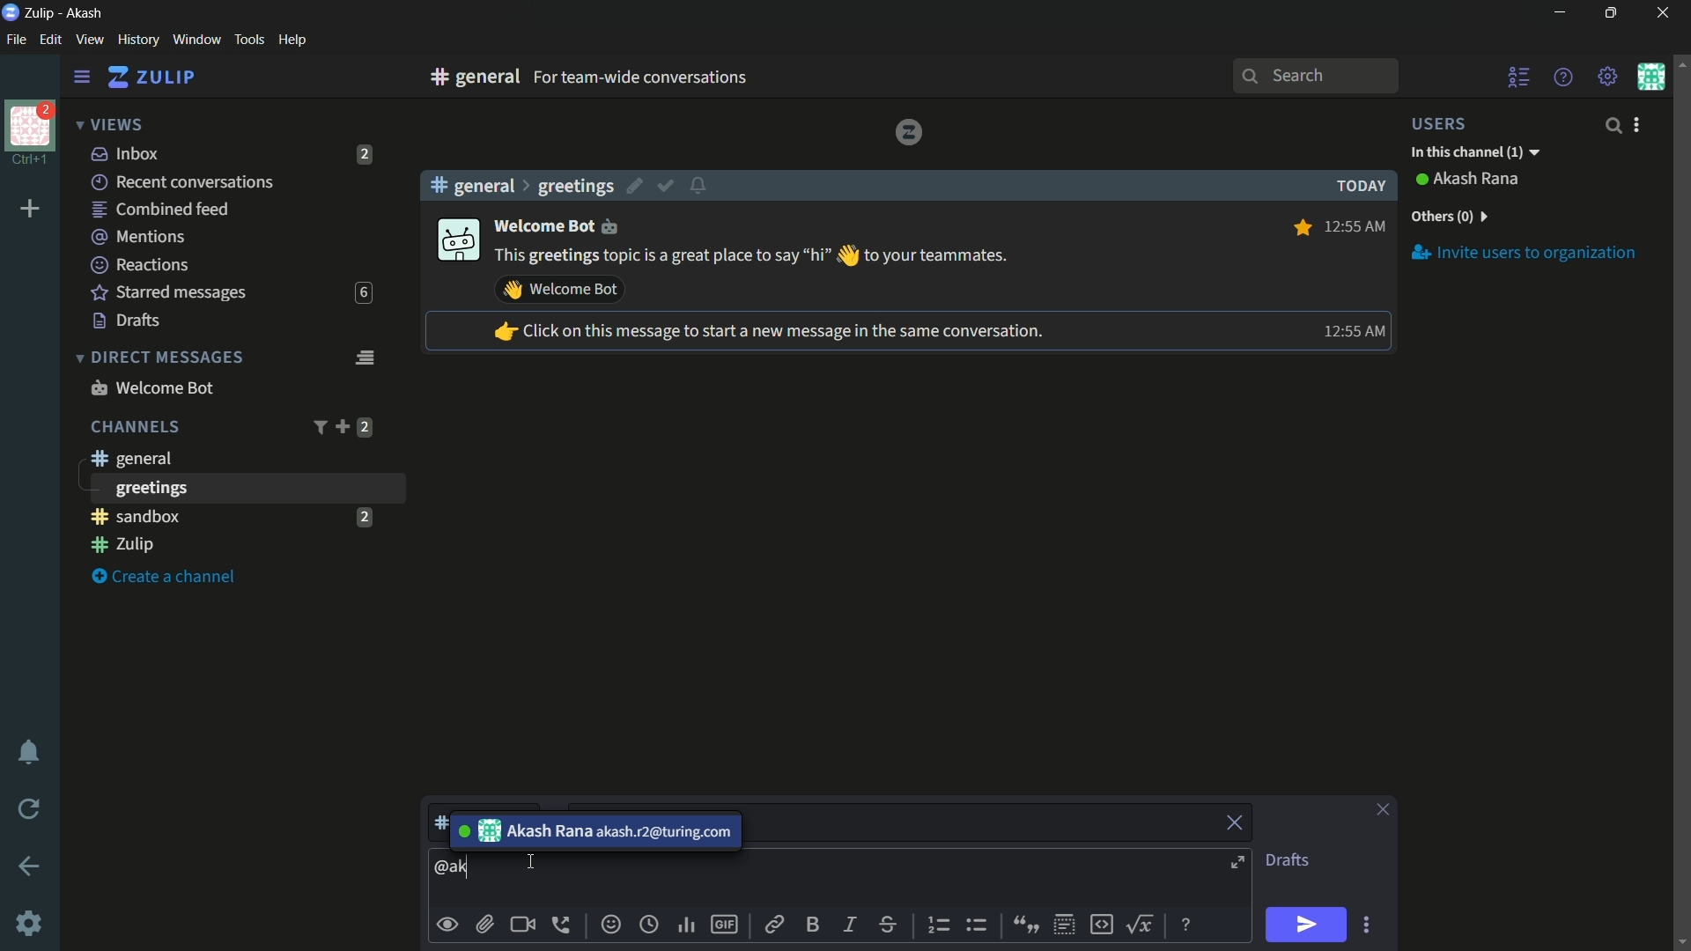 The height and width of the screenshot is (951, 1691). I want to click on message body, so click(456, 868).